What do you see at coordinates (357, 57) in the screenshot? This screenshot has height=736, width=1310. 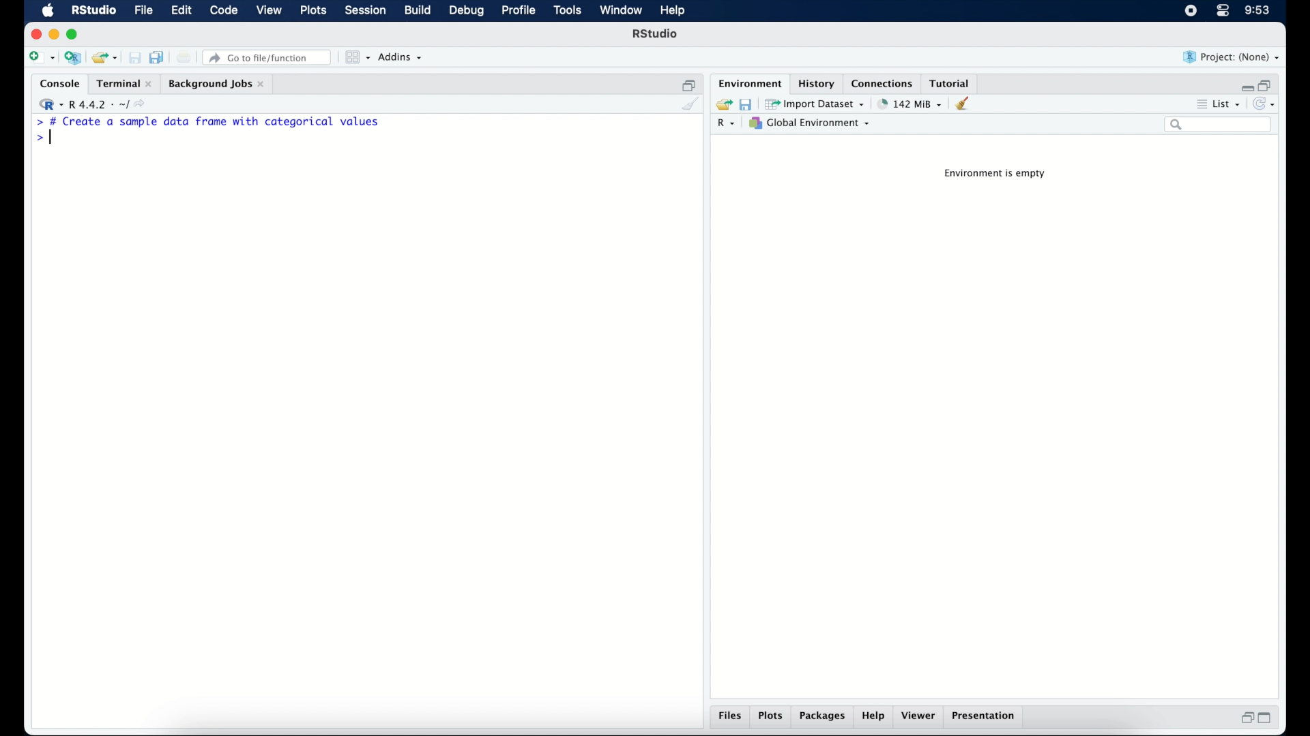 I see `workspace panes` at bounding box center [357, 57].